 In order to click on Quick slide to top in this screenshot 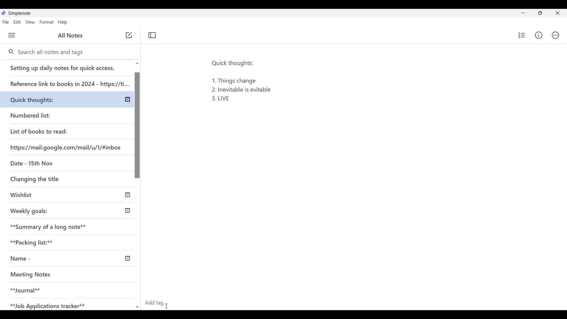, I will do `click(137, 307)`.